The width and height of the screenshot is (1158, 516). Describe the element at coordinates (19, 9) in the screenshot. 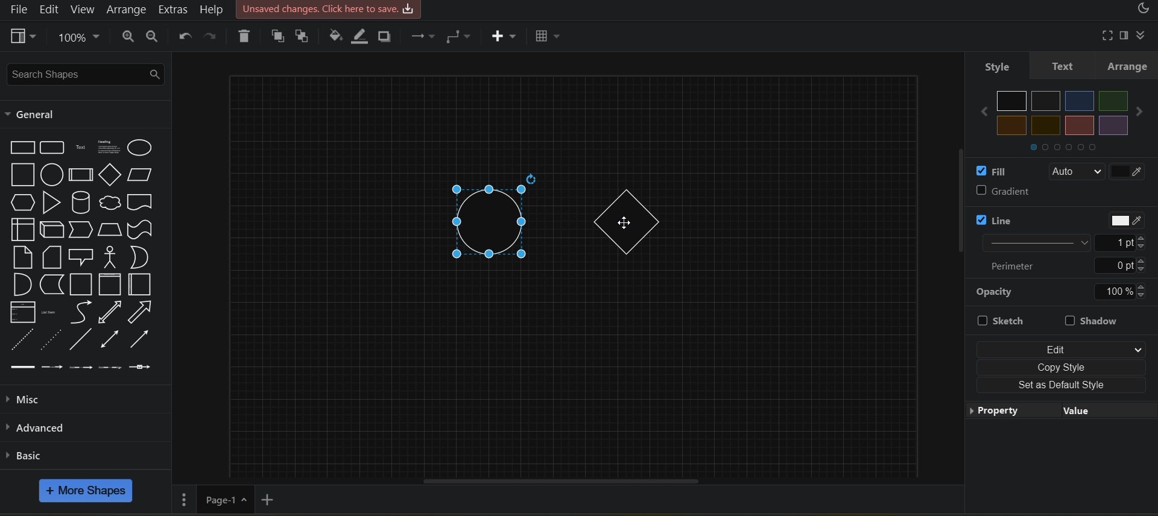

I see `file` at that location.